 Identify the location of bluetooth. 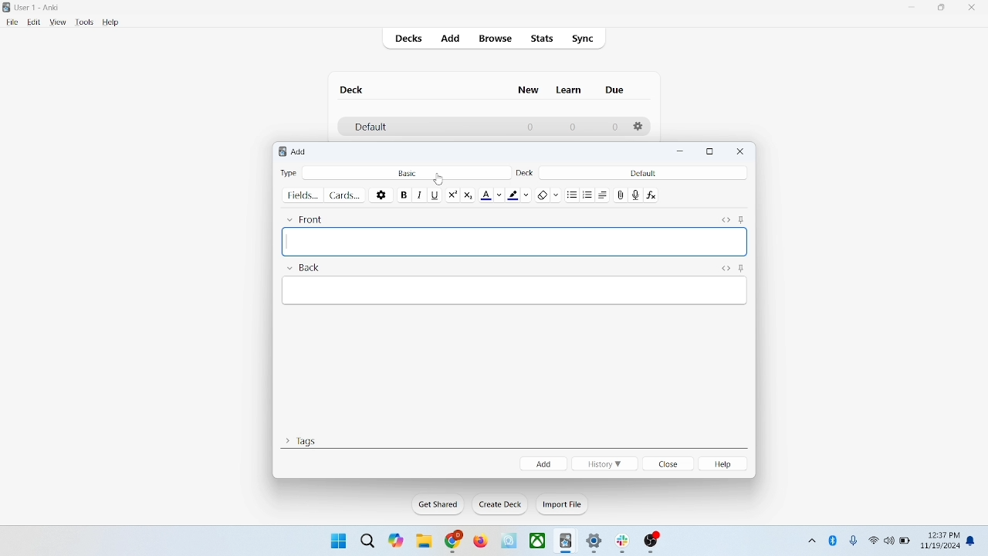
(834, 540).